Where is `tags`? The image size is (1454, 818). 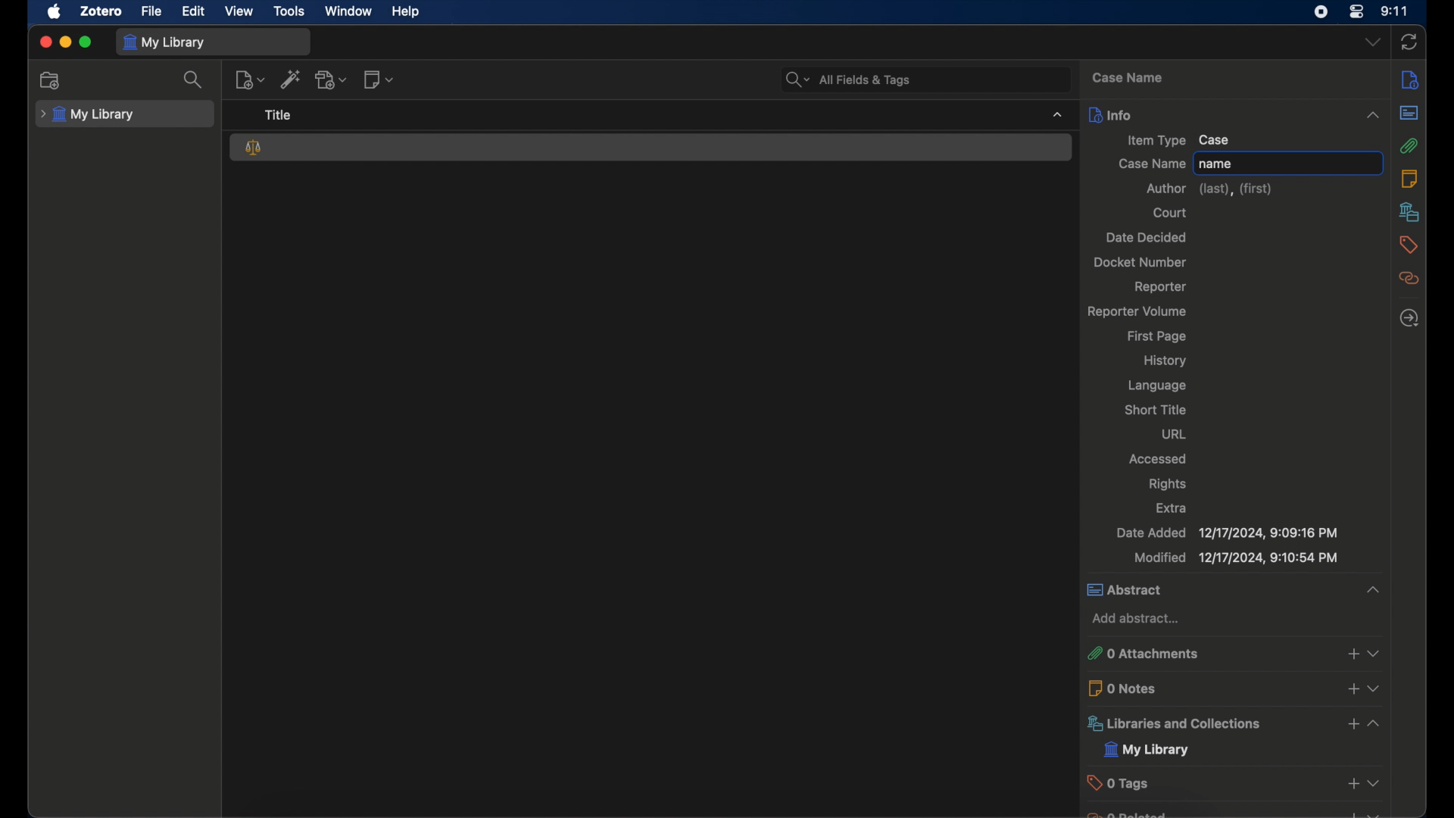 tags is located at coordinates (1409, 244).